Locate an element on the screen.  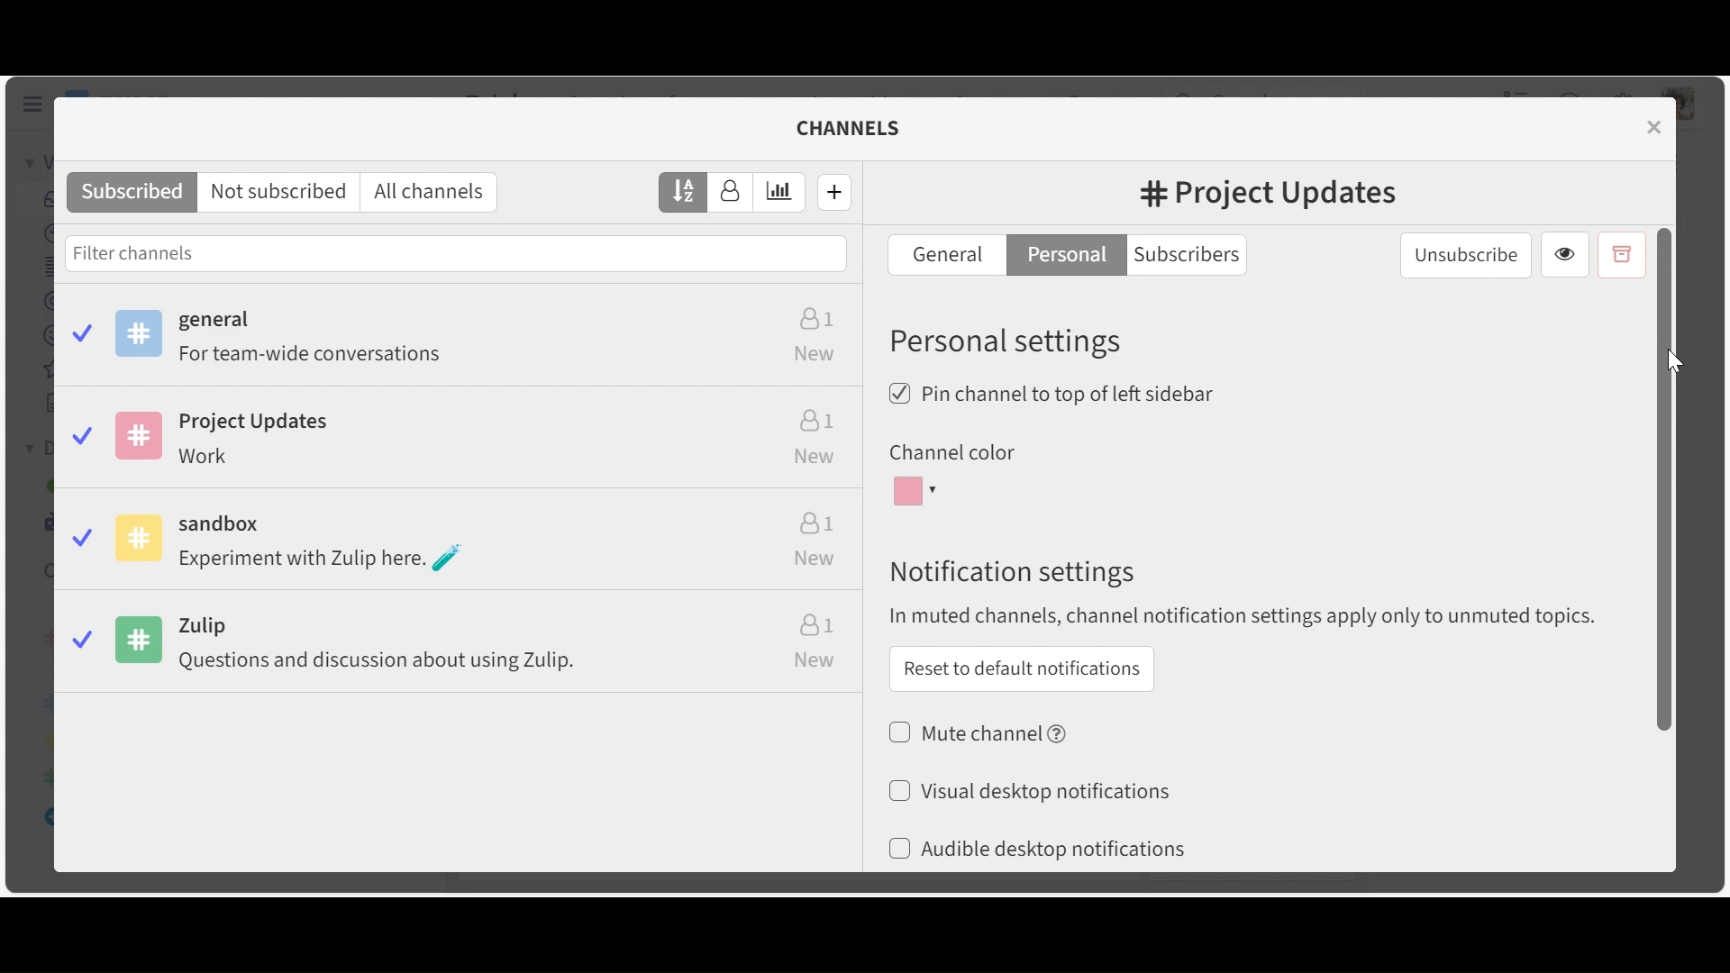
All channels is located at coordinates (434, 193).